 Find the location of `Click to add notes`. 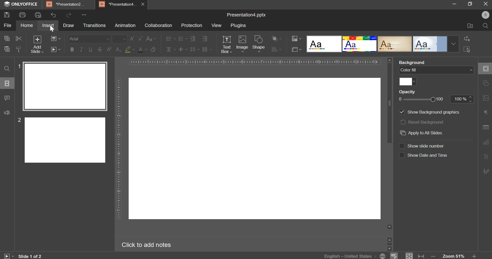

Click to add notes is located at coordinates (147, 245).